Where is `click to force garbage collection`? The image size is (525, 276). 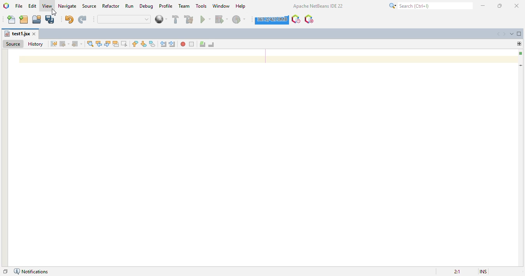 click to force garbage collection is located at coordinates (272, 20).